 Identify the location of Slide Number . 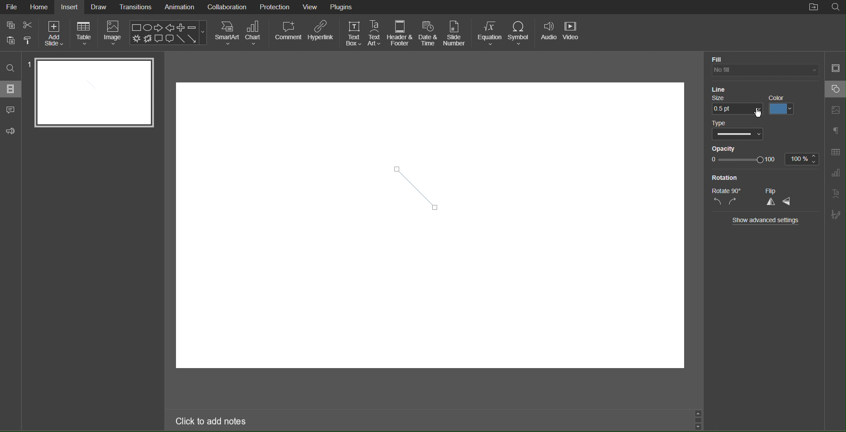
(455, 33).